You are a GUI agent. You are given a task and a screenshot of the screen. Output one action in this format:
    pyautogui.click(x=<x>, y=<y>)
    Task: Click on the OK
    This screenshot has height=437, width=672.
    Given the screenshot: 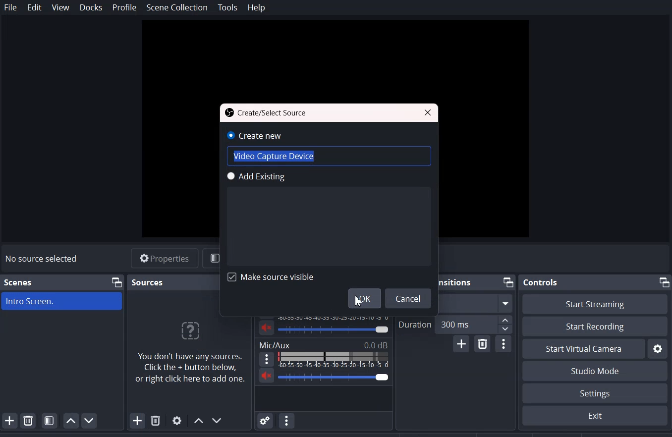 What is the action you would take?
    pyautogui.click(x=364, y=298)
    